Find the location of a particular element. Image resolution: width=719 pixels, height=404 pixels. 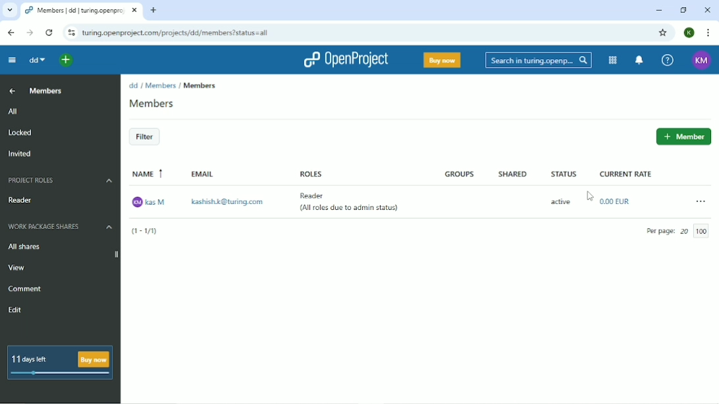

View is located at coordinates (18, 268).